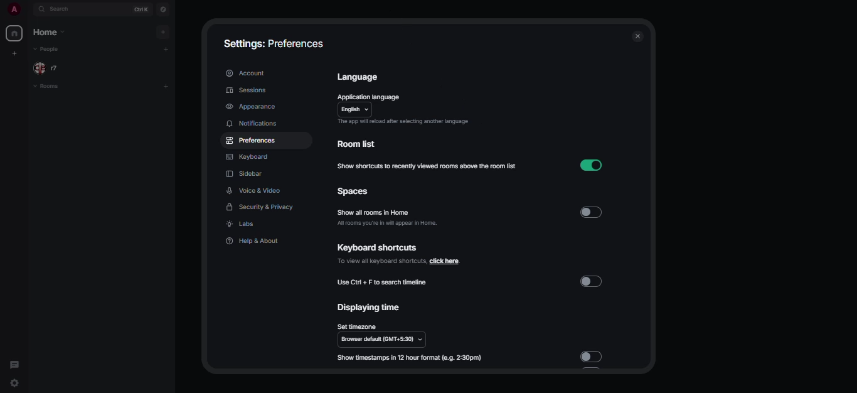 Image resolution: width=857 pixels, height=393 pixels. I want to click on people, so click(51, 50).